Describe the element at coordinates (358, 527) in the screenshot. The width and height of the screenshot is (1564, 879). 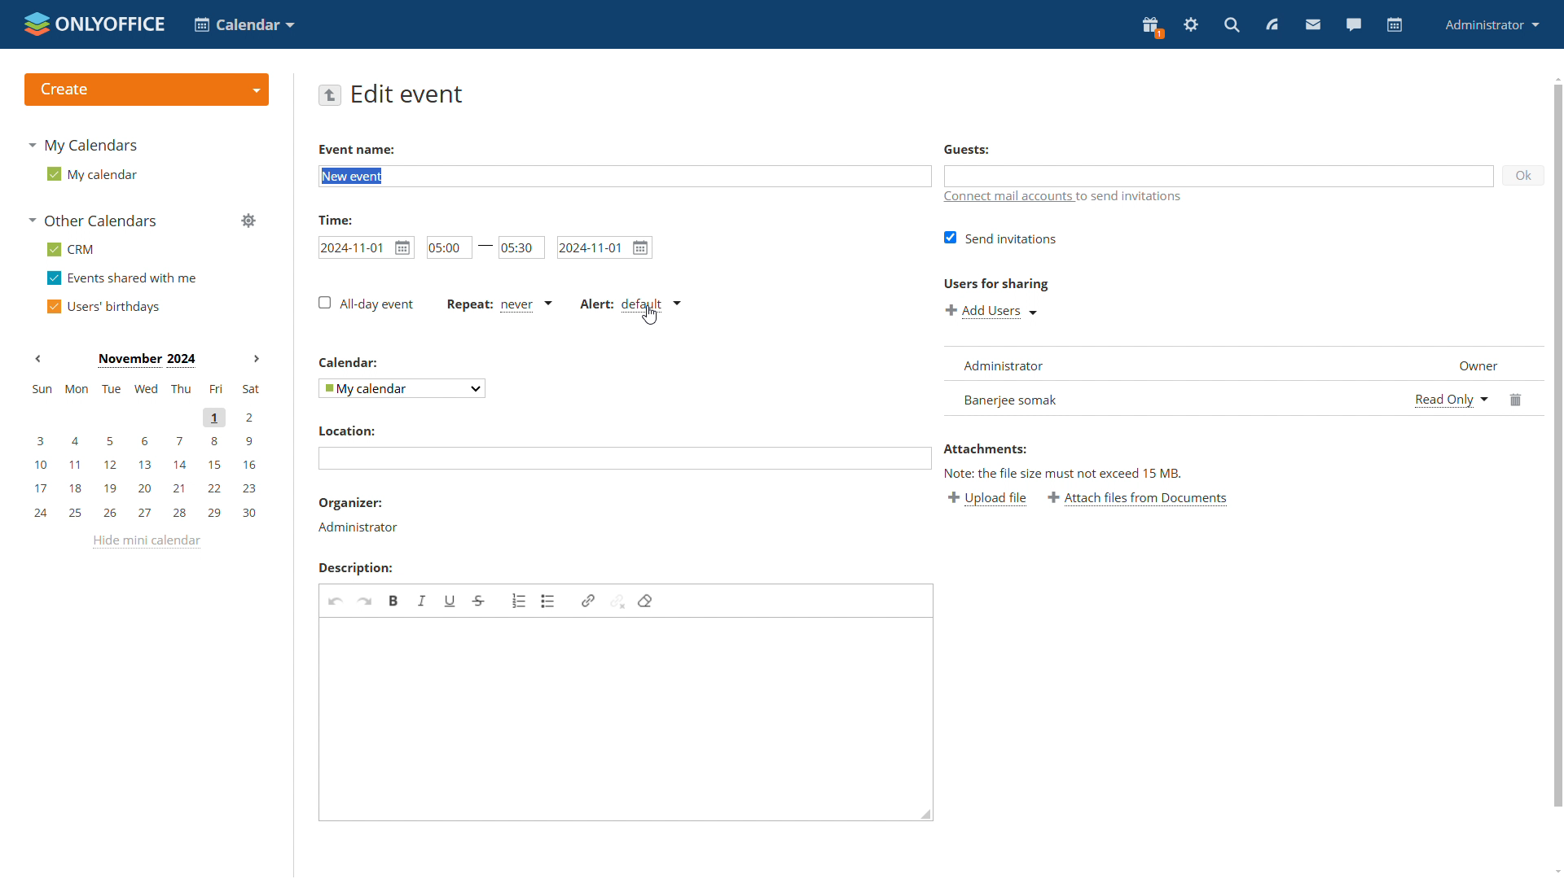
I see `host` at that location.